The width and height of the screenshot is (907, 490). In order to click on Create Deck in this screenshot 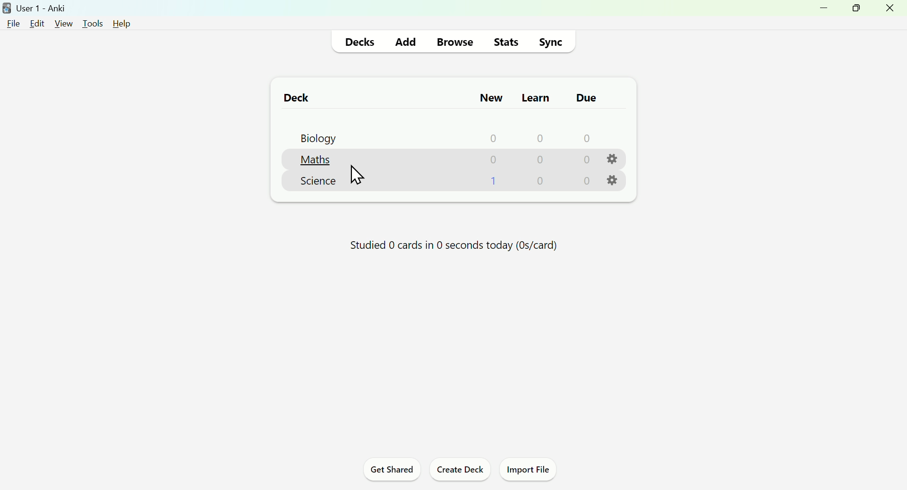, I will do `click(460, 472)`.